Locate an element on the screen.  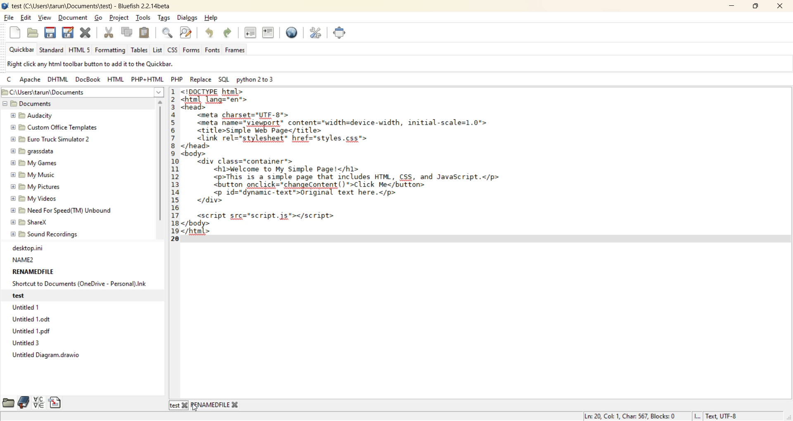
c is located at coordinates (10, 80).